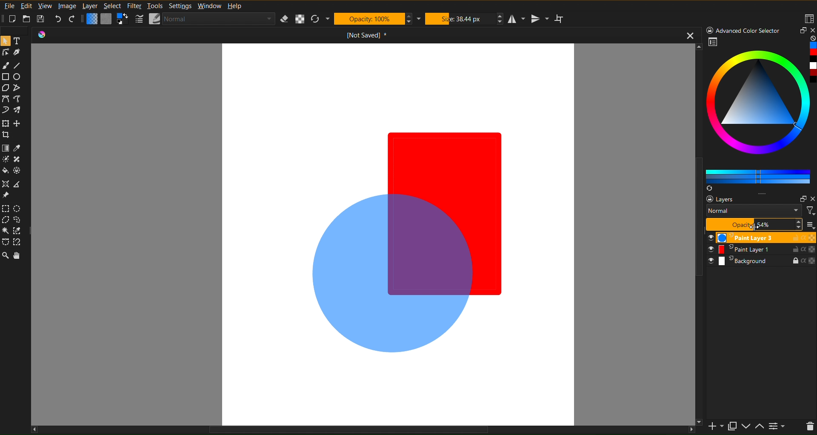 The height and width of the screenshot is (435, 817). I want to click on Save, so click(41, 19).